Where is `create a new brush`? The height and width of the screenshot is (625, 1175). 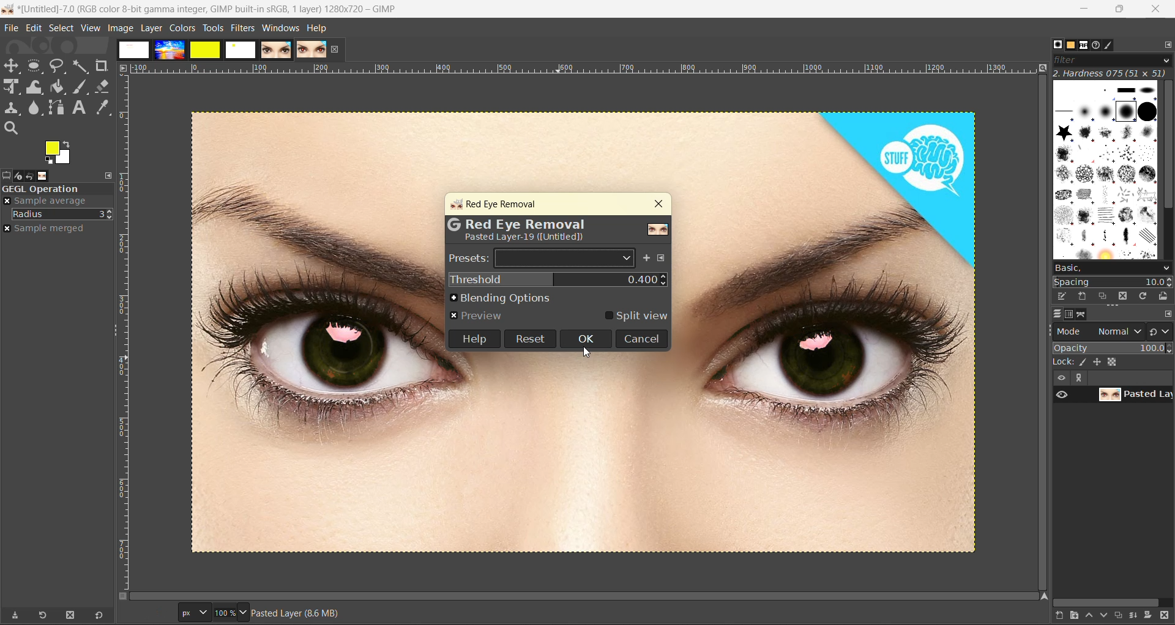
create a new brush is located at coordinates (1082, 296).